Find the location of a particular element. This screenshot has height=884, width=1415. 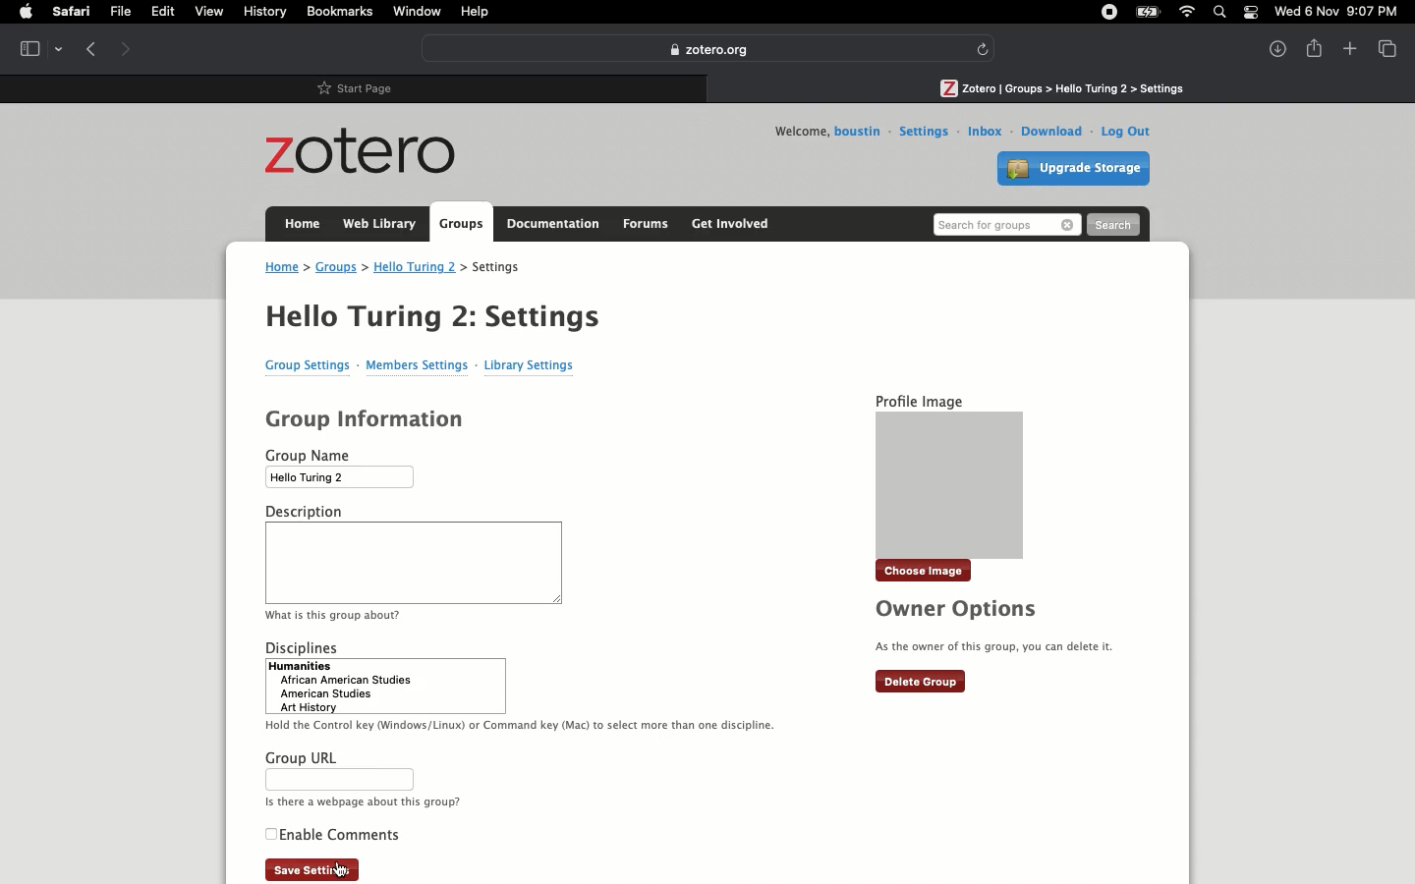

Profile image is located at coordinates (945, 474).